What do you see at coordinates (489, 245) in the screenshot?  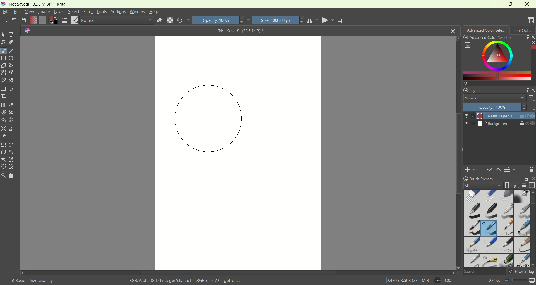 I see `pencil 1 hard` at bounding box center [489, 245].